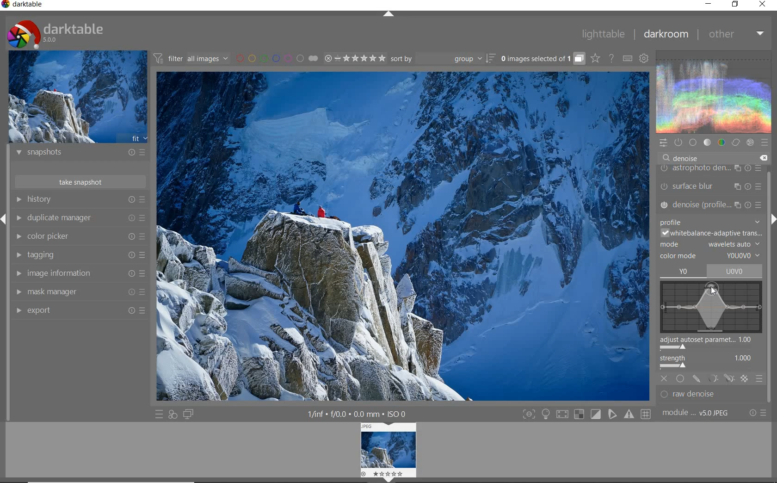 This screenshot has width=777, height=483. I want to click on RAW DENOISE, so click(703, 395).